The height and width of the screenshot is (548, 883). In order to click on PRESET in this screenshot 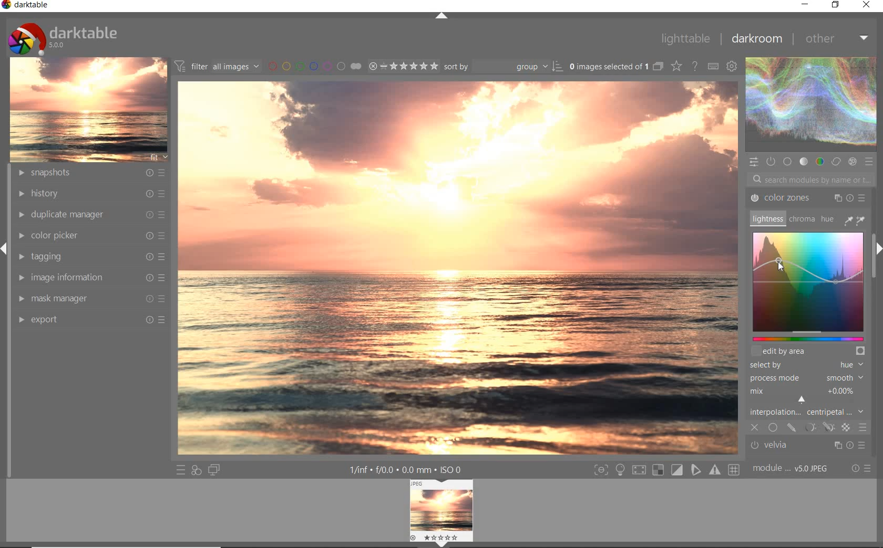, I will do `click(871, 164)`.